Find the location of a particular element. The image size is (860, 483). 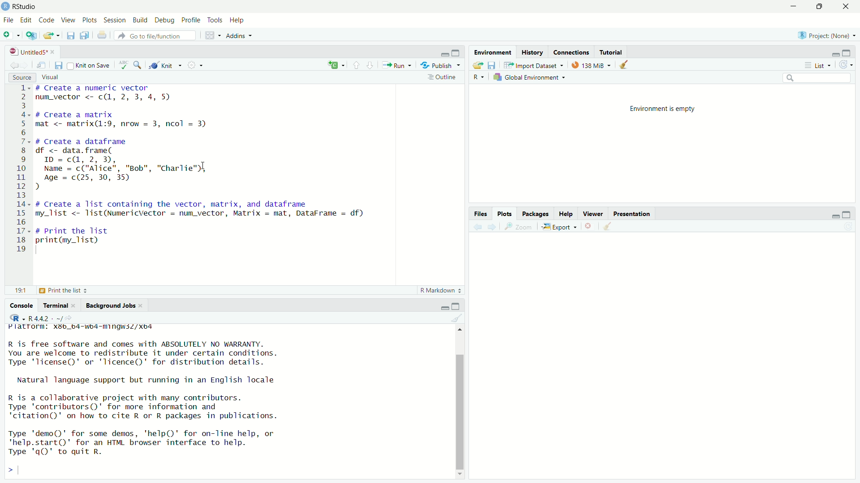

save is located at coordinates (59, 66).